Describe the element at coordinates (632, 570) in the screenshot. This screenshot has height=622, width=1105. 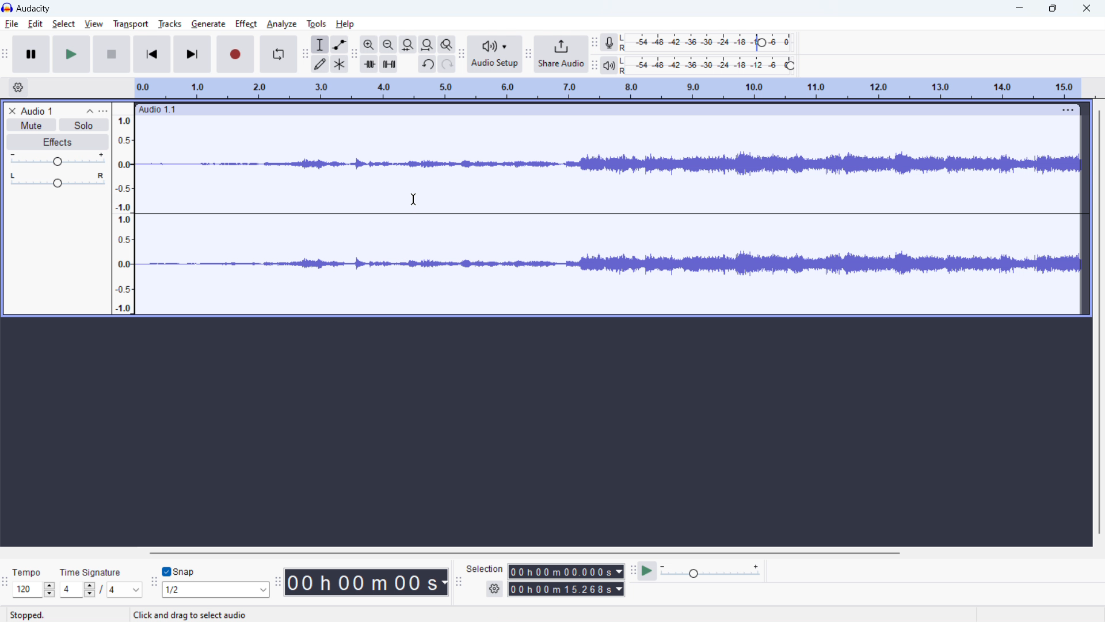
I see `play at speed toolbar` at that location.